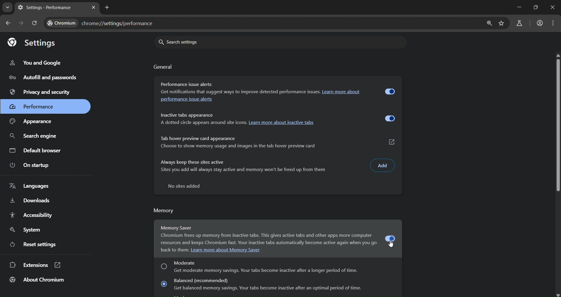 This screenshot has height=297, width=561. What do you see at coordinates (165, 65) in the screenshot?
I see `general` at bounding box center [165, 65].